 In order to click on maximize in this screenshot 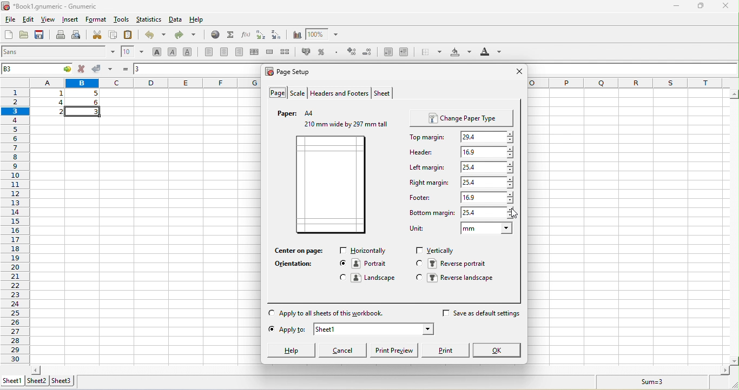, I will do `click(698, 6)`.